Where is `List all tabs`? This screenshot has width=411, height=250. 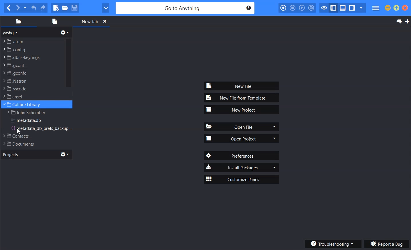 List all tabs is located at coordinates (398, 21).